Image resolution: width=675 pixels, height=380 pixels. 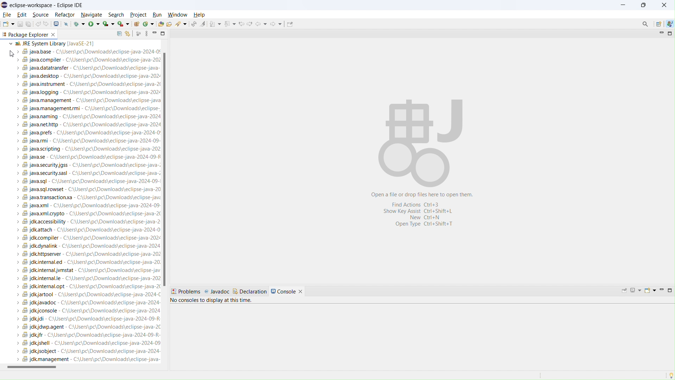 What do you see at coordinates (65, 14) in the screenshot?
I see `Refactor` at bounding box center [65, 14].